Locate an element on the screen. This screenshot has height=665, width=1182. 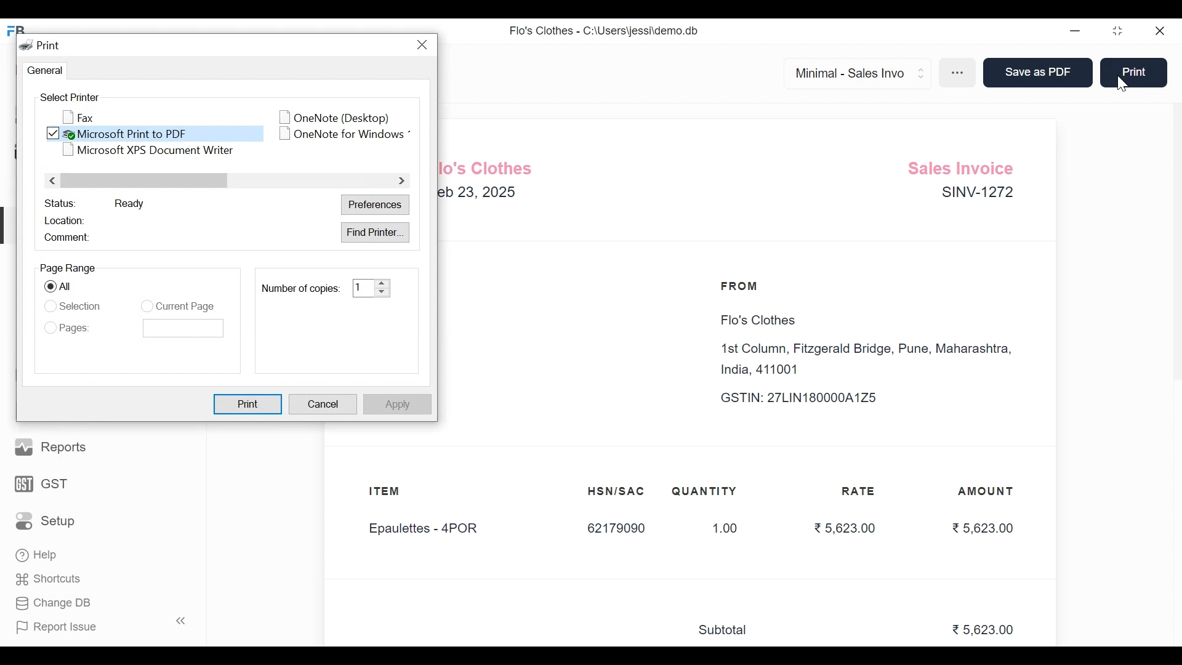
GST is located at coordinates (42, 483).